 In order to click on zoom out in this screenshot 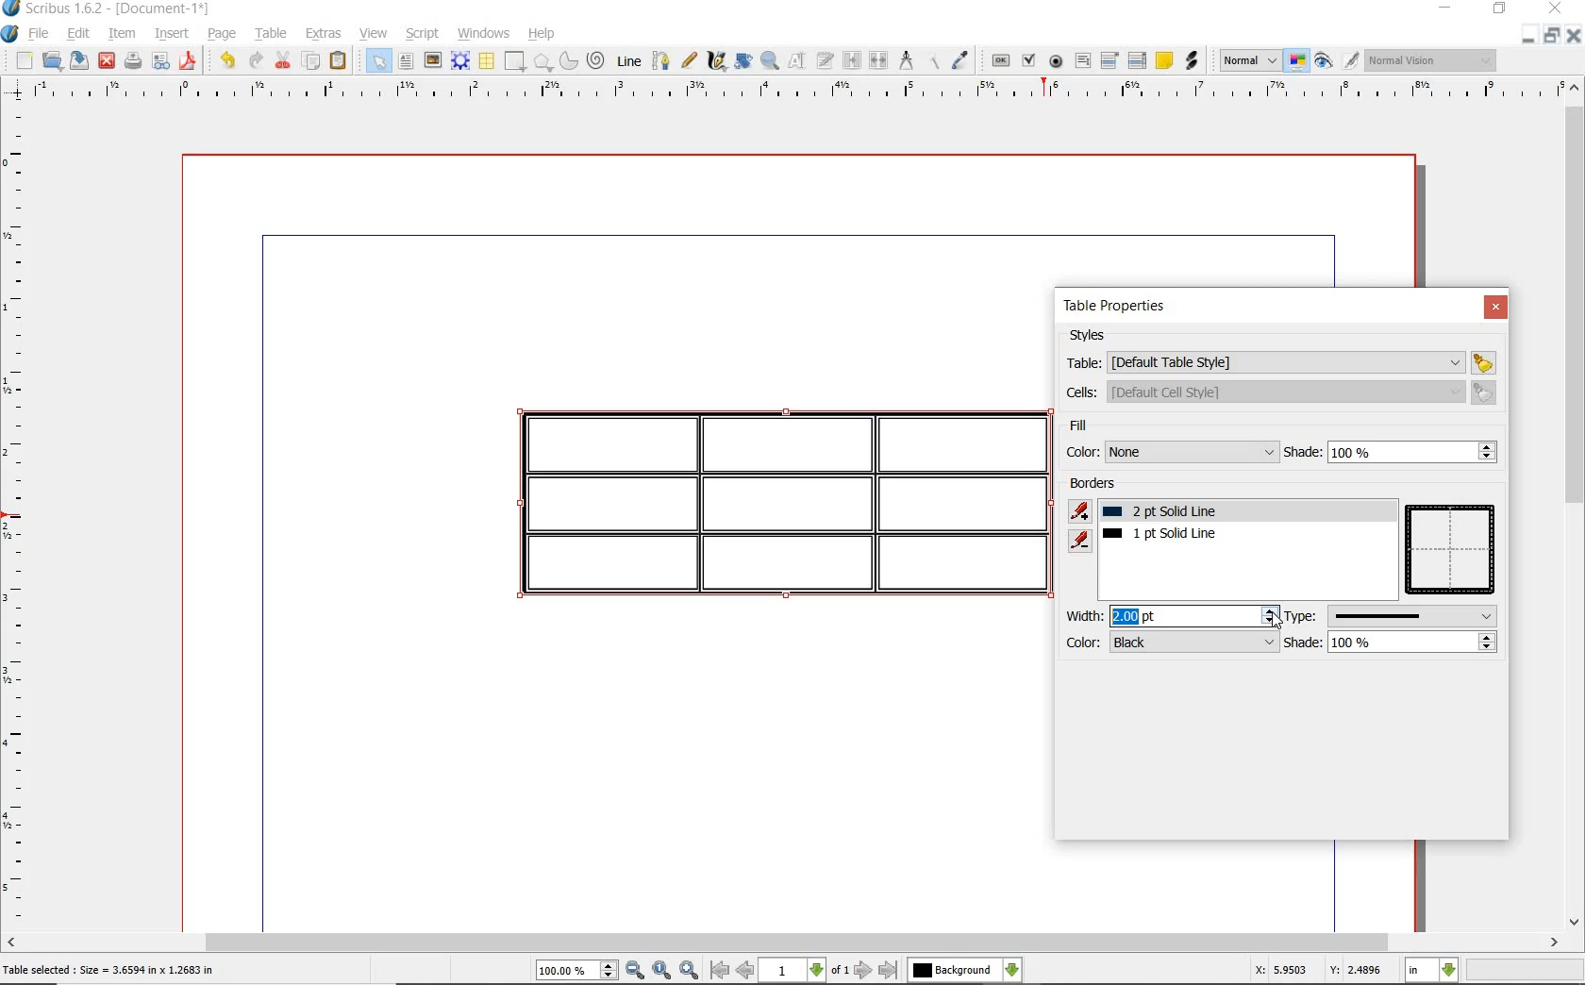, I will do `click(636, 971)`.